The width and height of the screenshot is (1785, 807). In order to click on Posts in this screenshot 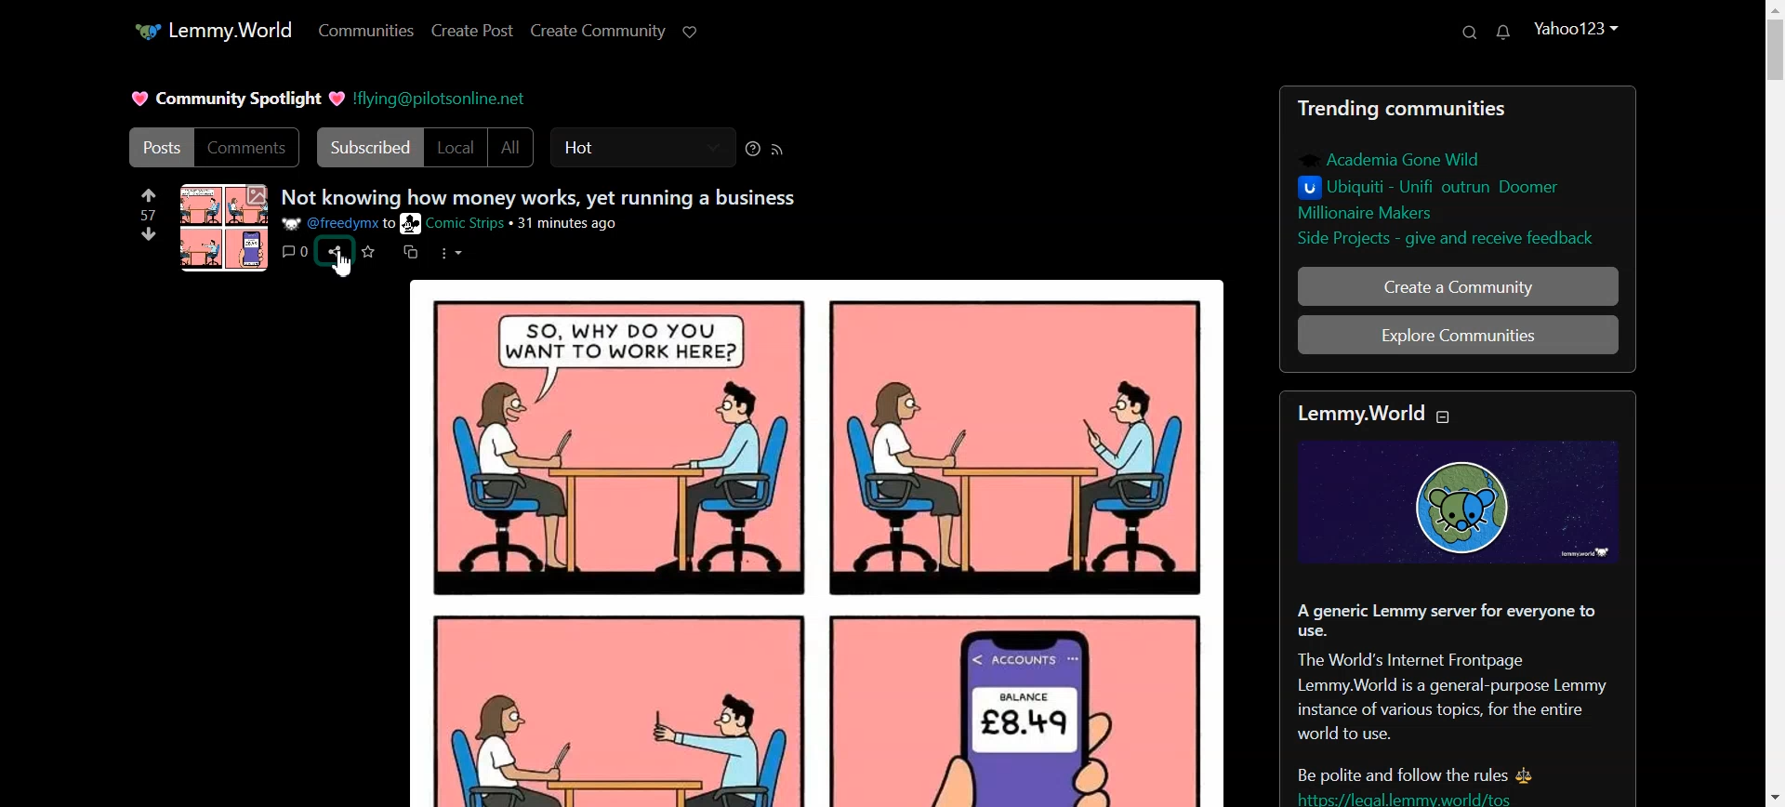, I will do `click(1457, 172)`.